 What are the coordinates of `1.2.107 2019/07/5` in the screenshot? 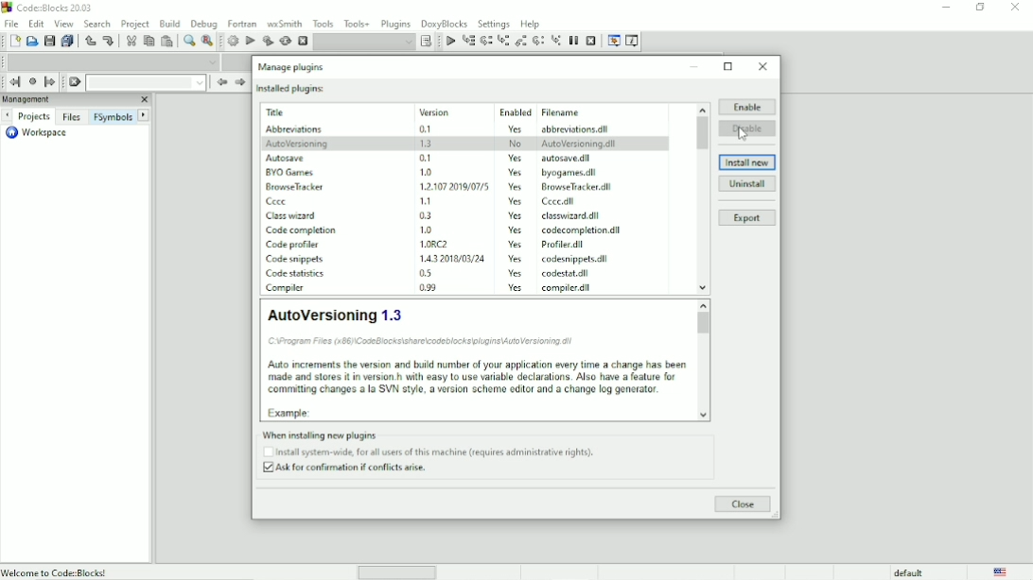 It's located at (456, 185).